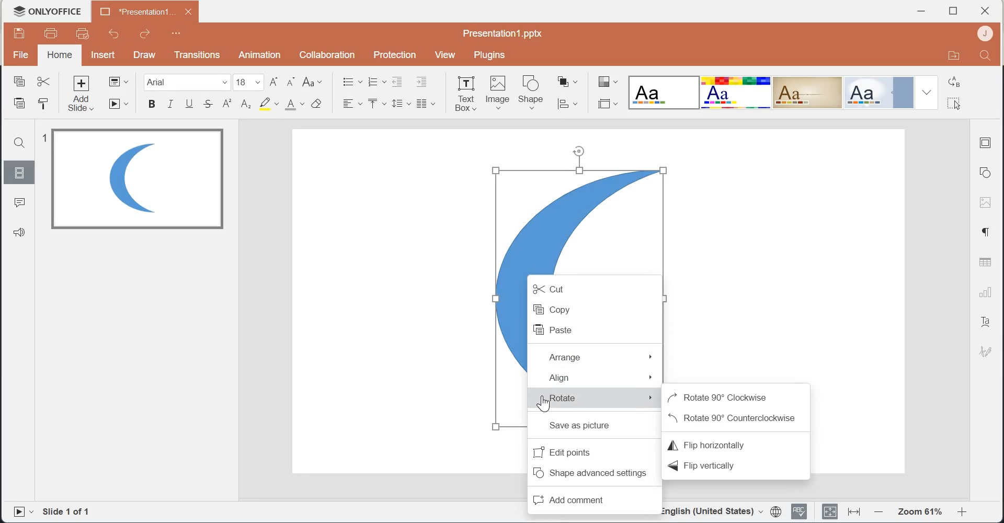 The height and width of the screenshot is (523, 1004). What do you see at coordinates (19, 171) in the screenshot?
I see `Slides` at bounding box center [19, 171].